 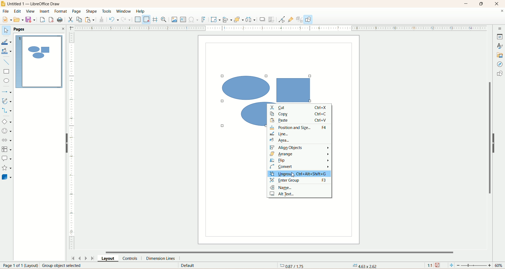 What do you see at coordinates (299, 167) in the screenshot?
I see `convert` at bounding box center [299, 167].